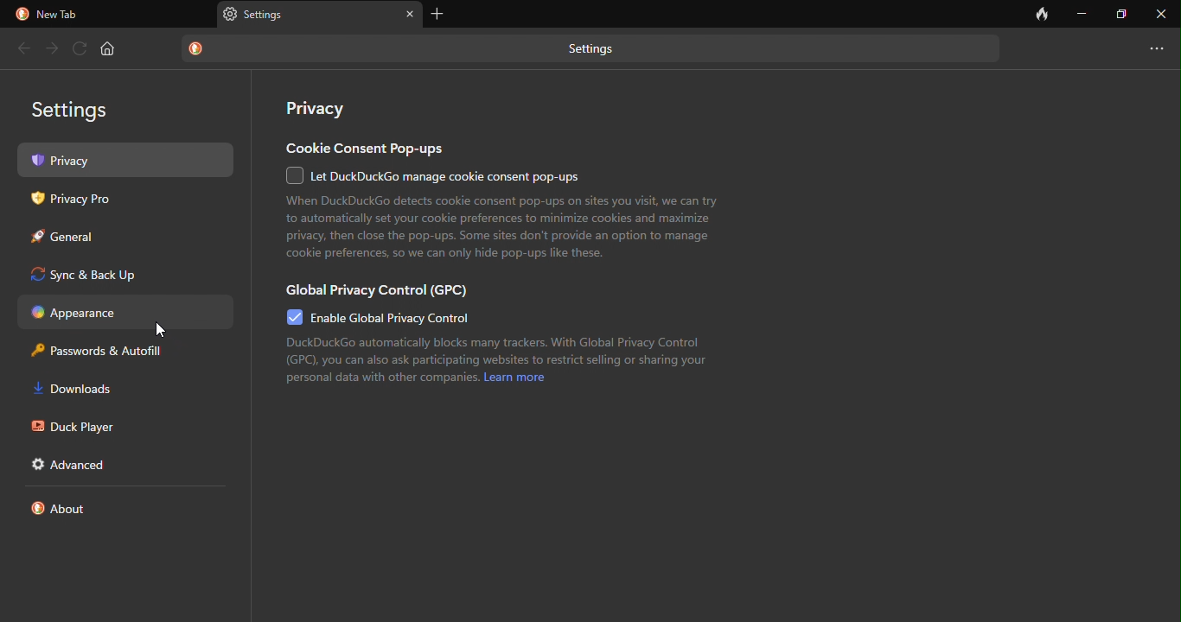 This screenshot has width=1181, height=622. Describe the element at coordinates (106, 352) in the screenshot. I see `password and autofill` at that location.